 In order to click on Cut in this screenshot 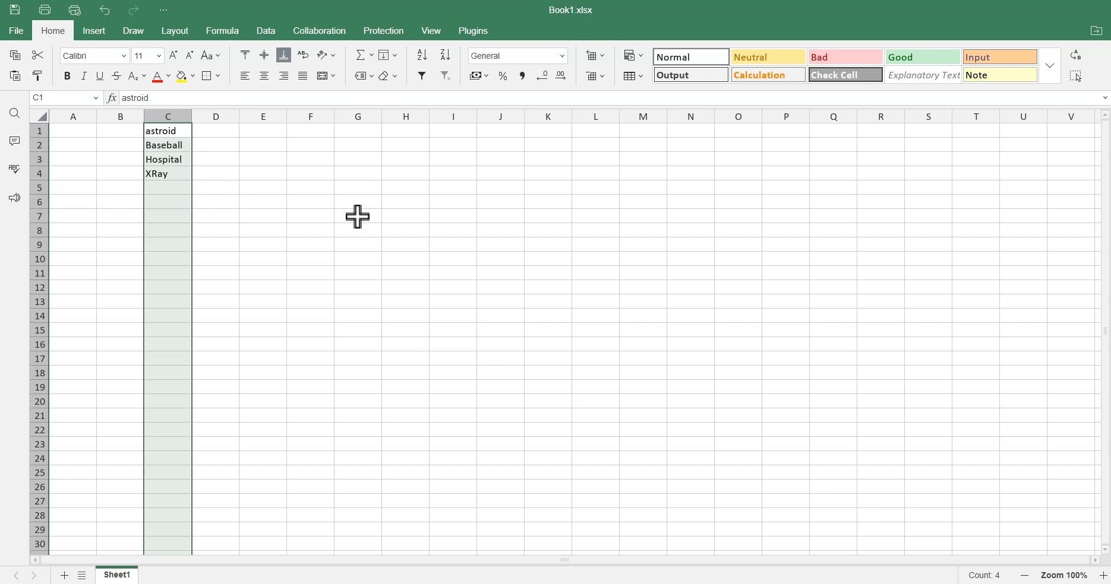, I will do `click(37, 55)`.